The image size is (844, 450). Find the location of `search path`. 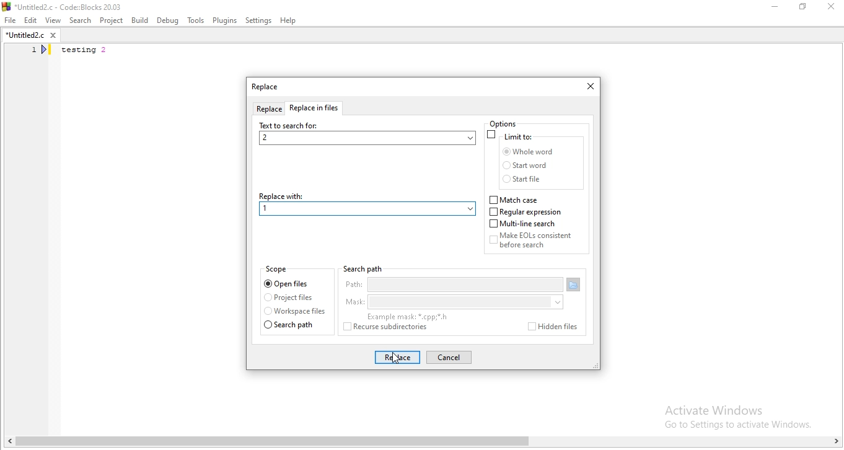

search path is located at coordinates (294, 325).